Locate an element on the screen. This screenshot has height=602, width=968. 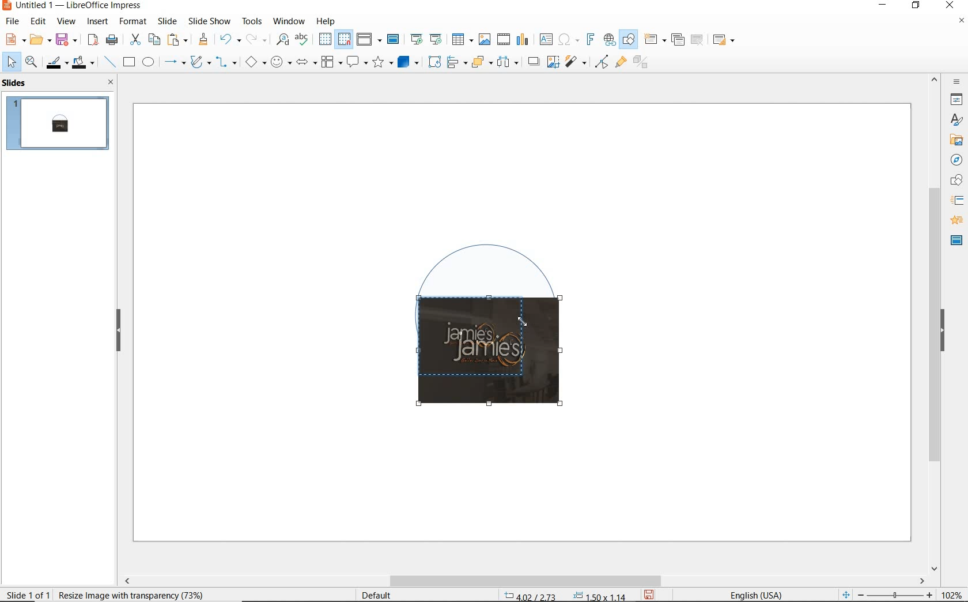
display views is located at coordinates (369, 40).